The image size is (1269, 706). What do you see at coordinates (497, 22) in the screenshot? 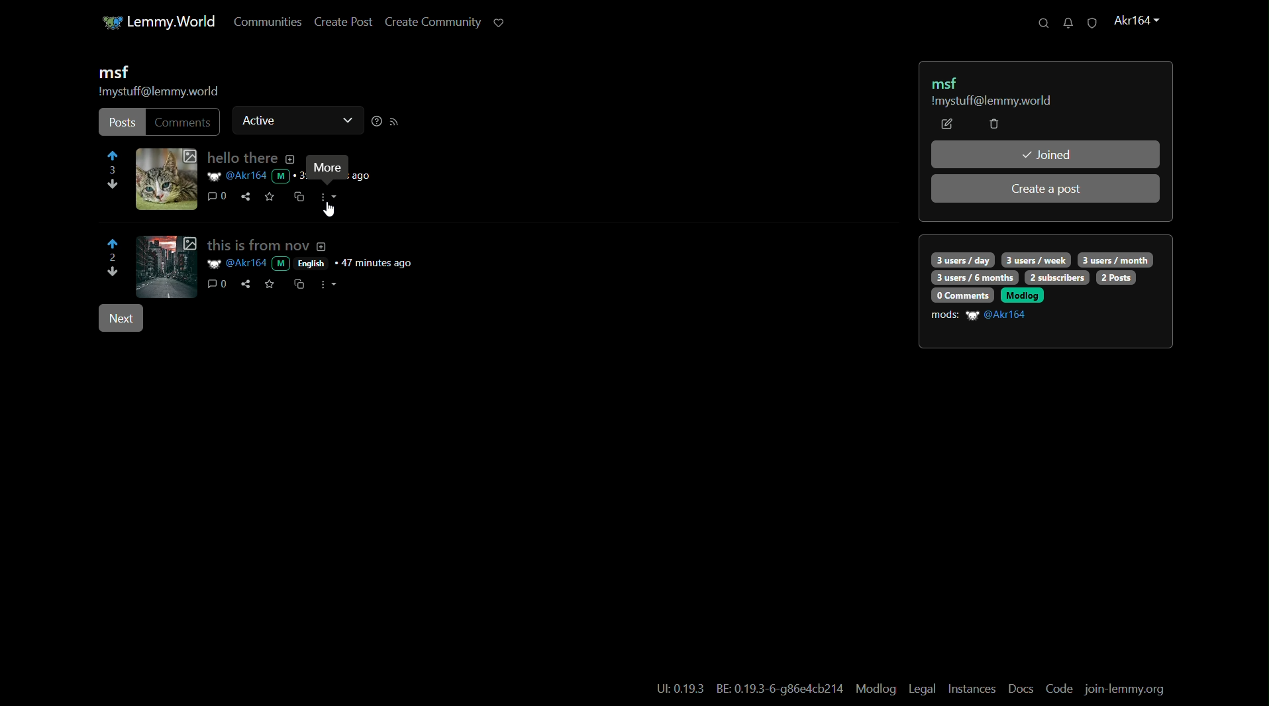
I see `support lemmy.world` at bounding box center [497, 22].